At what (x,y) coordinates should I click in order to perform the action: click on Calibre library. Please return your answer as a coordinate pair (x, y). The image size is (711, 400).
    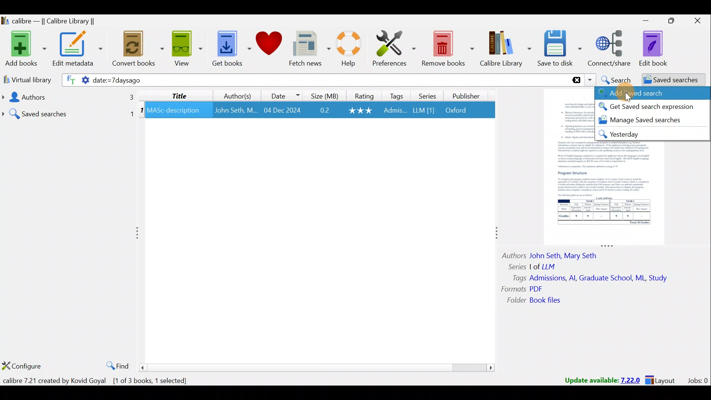
    Looking at the image, I should click on (507, 49).